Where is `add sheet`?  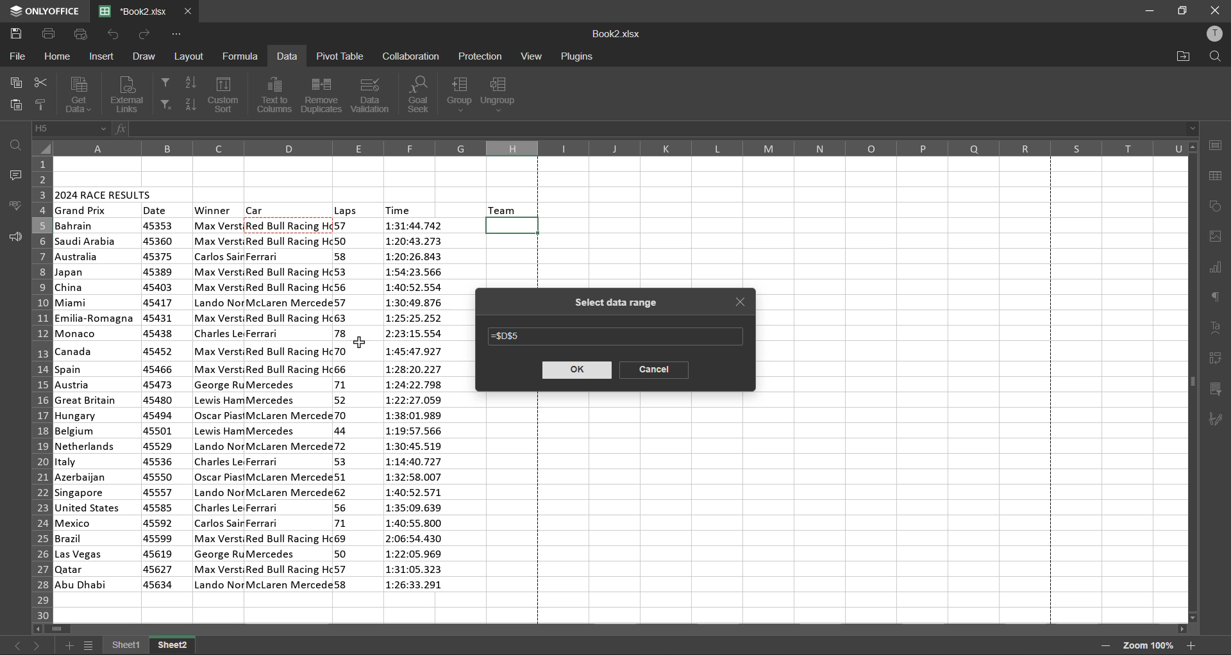 add sheet is located at coordinates (69, 645).